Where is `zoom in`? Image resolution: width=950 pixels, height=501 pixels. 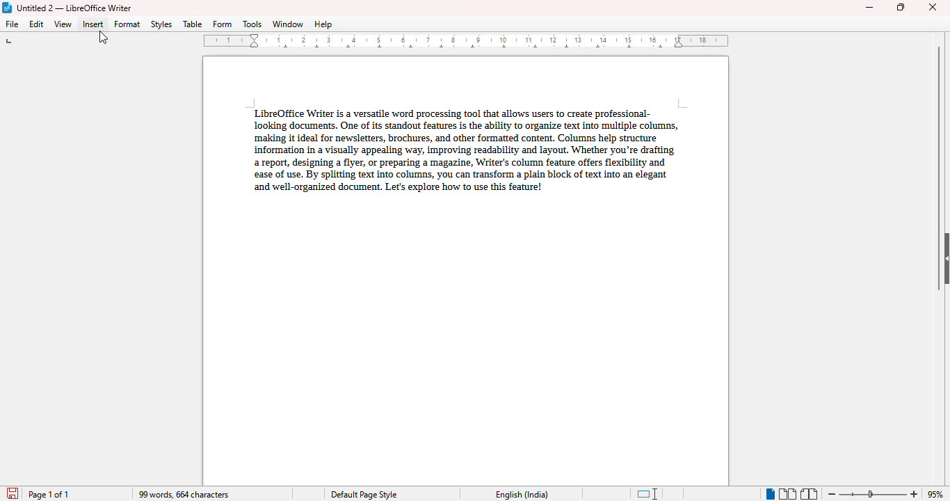 zoom in is located at coordinates (915, 493).